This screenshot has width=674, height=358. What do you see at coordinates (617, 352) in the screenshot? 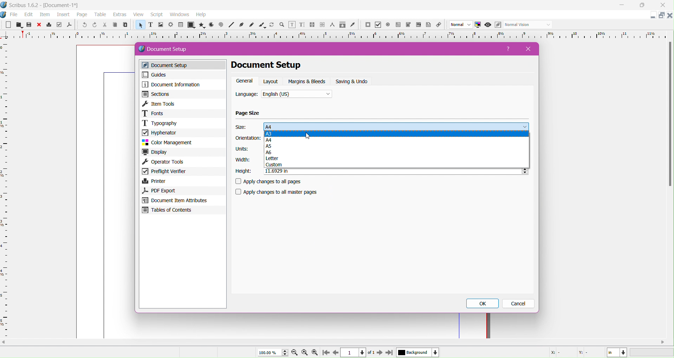
I see `measurement unit` at bounding box center [617, 352].